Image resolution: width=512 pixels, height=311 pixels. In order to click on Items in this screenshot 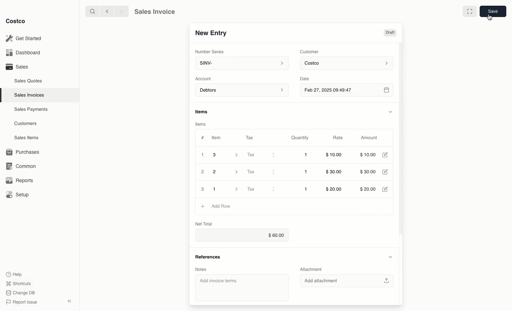, I will do `click(205, 112)`.